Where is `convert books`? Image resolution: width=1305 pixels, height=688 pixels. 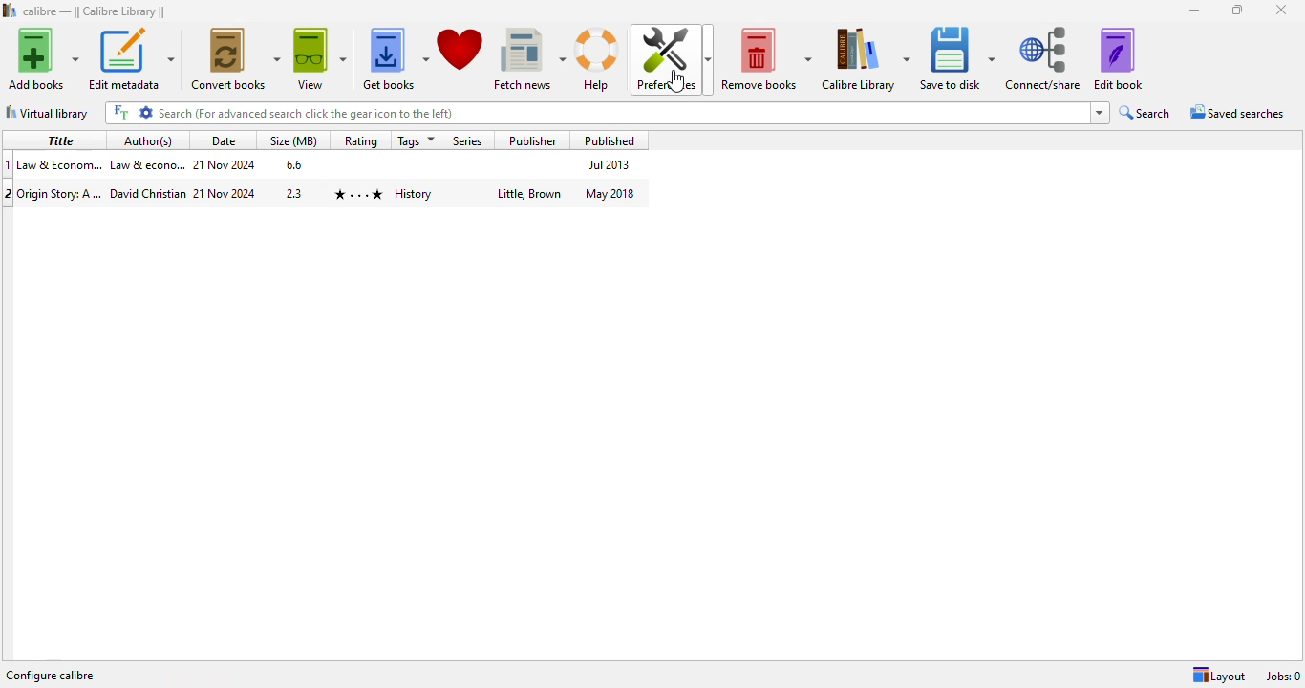
convert books is located at coordinates (235, 59).